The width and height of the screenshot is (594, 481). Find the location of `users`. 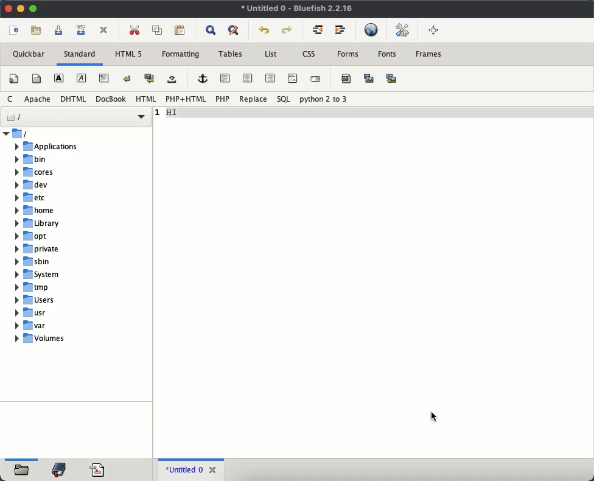

users is located at coordinates (63, 300).